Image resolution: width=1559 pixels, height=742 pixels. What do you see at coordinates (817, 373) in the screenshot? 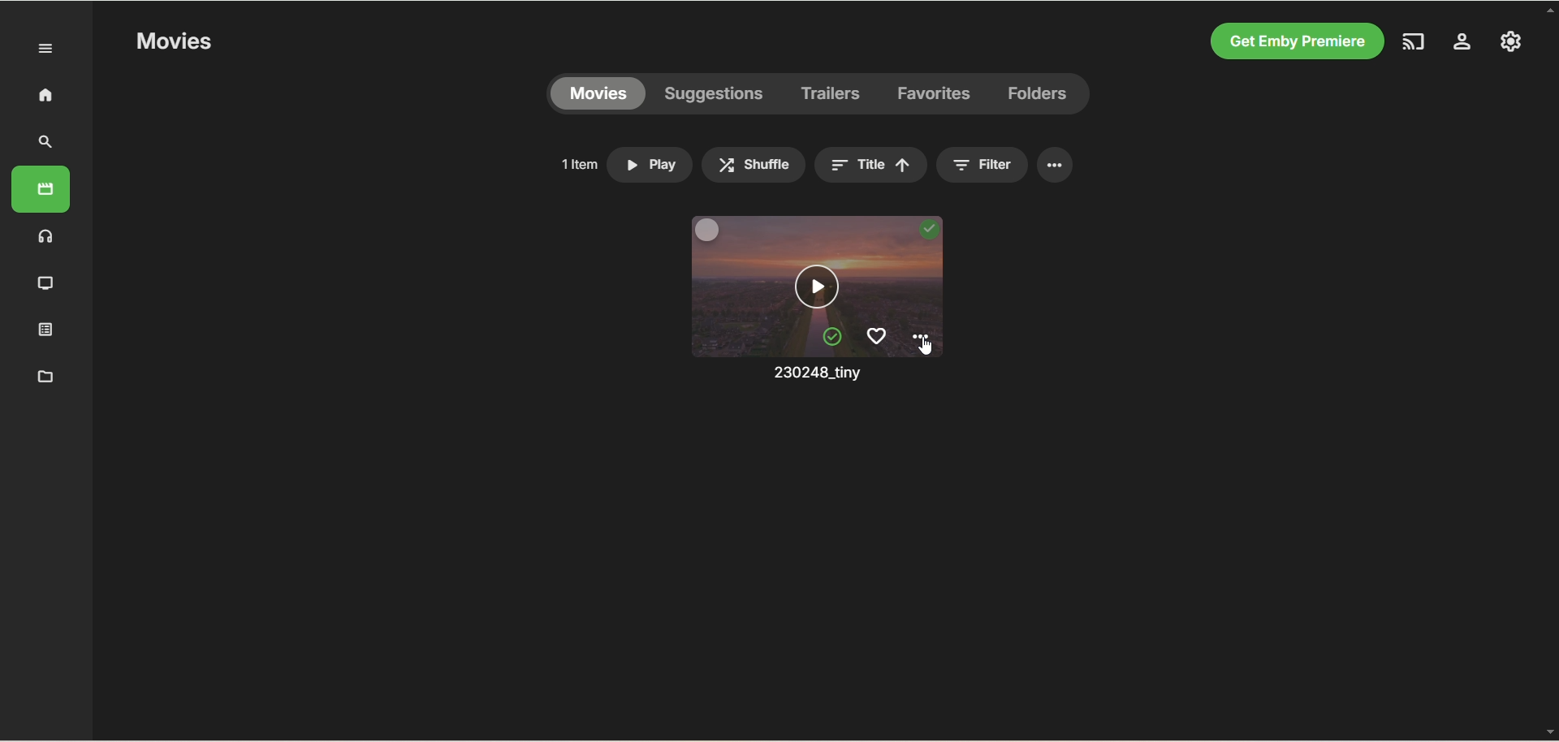
I see `movie title` at bounding box center [817, 373].